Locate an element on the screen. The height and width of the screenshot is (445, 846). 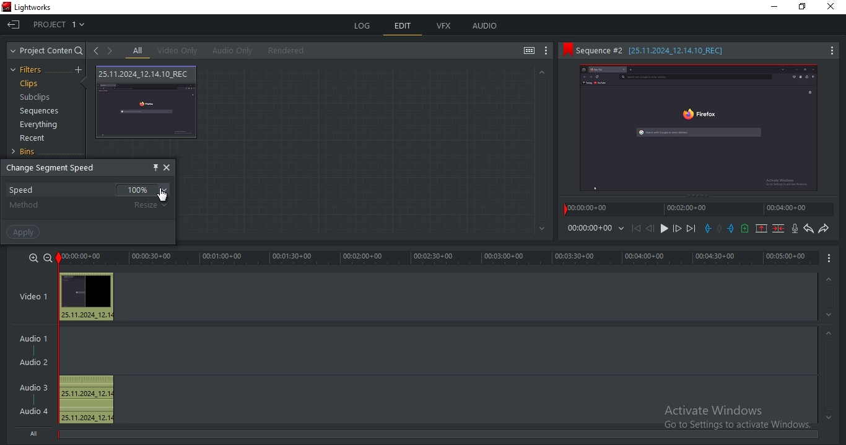
app title is located at coordinates (29, 8).